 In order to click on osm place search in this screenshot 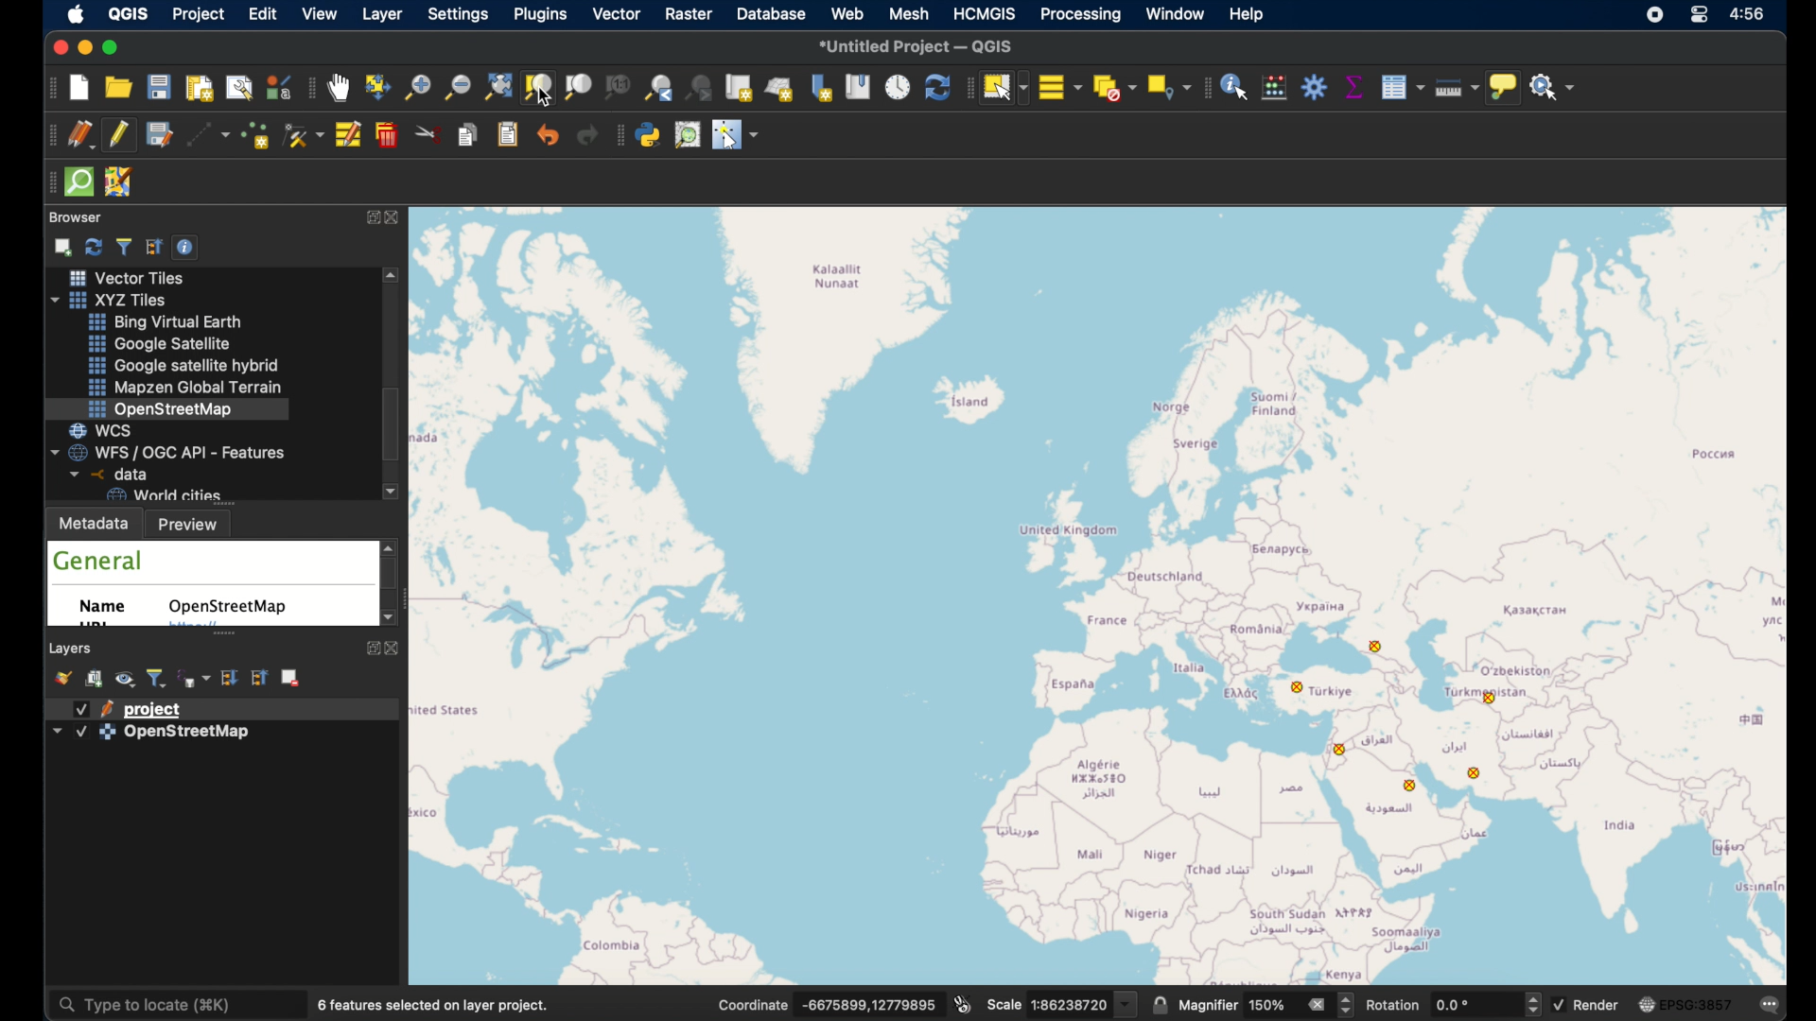, I will do `click(690, 134)`.